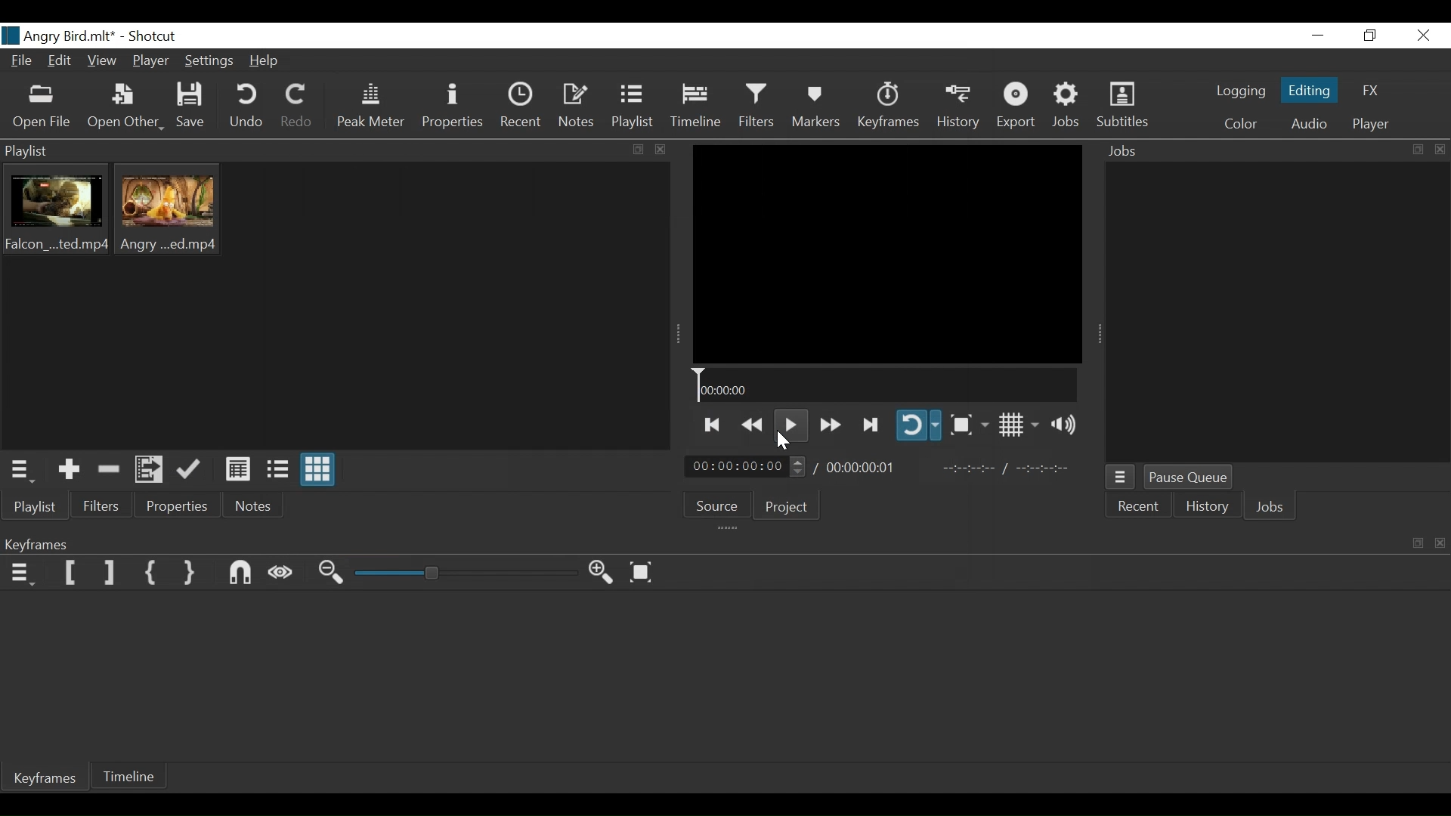 The width and height of the screenshot is (1451, 816). I want to click on logging, so click(1239, 91).